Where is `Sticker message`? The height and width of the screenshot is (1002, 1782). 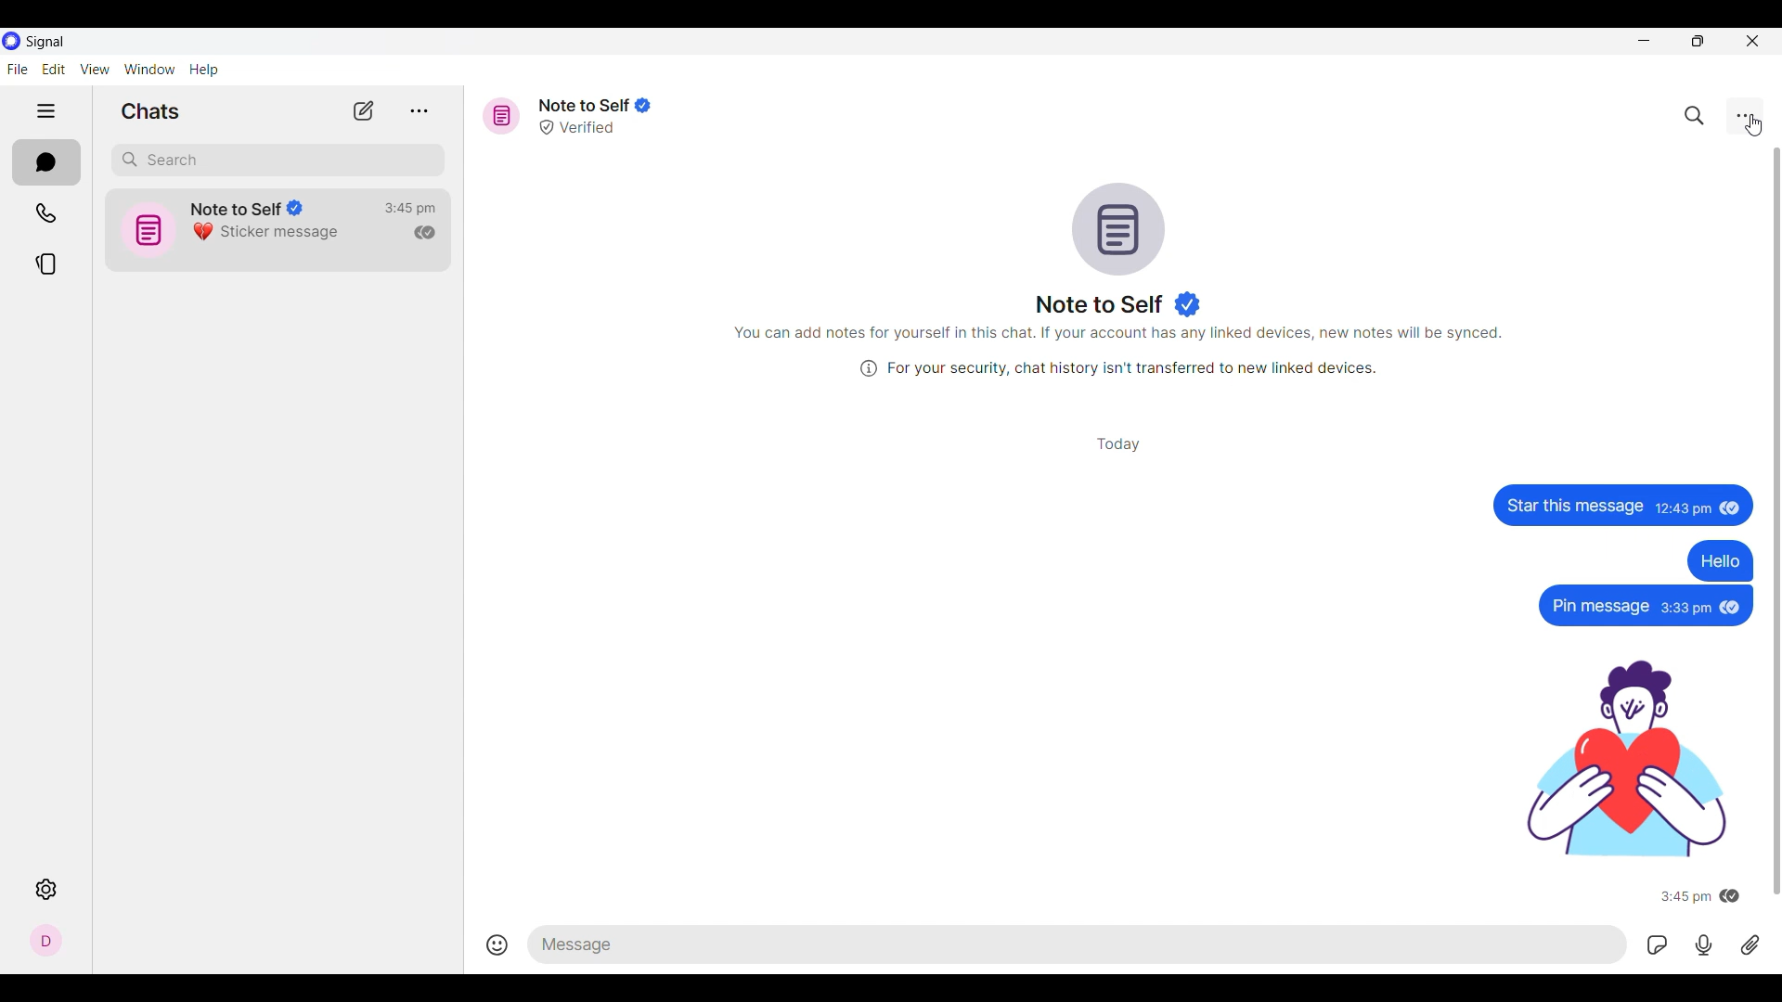 Sticker message is located at coordinates (268, 232).